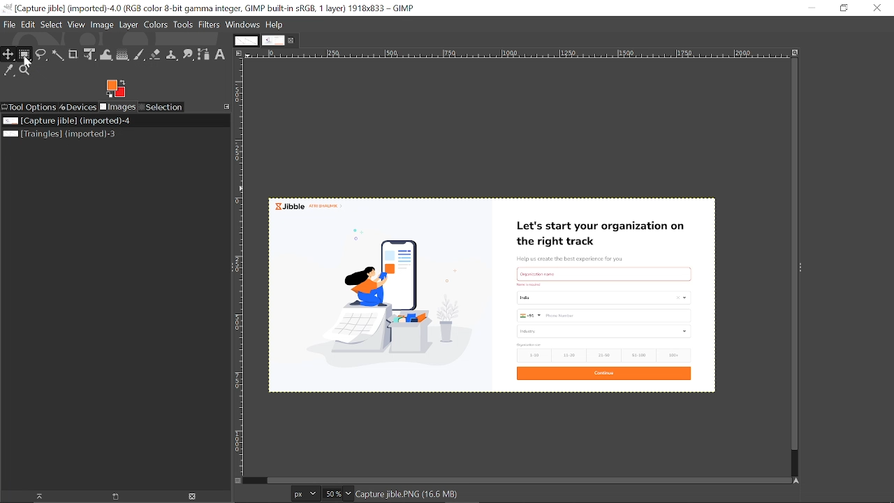  What do you see at coordinates (349, 493) in the screenshot?
I see `Zoom options` at bounding box center [349, 493].